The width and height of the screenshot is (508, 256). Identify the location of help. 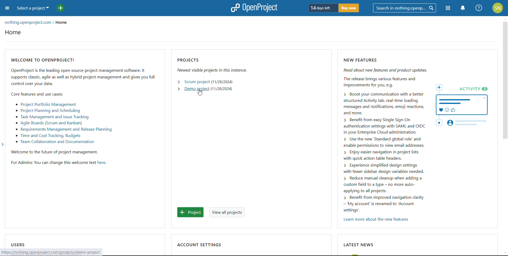
(479, 8).